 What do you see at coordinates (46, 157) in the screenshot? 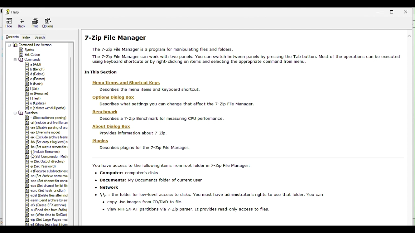
I see `Set compression method` at bounding box center [46, 157].